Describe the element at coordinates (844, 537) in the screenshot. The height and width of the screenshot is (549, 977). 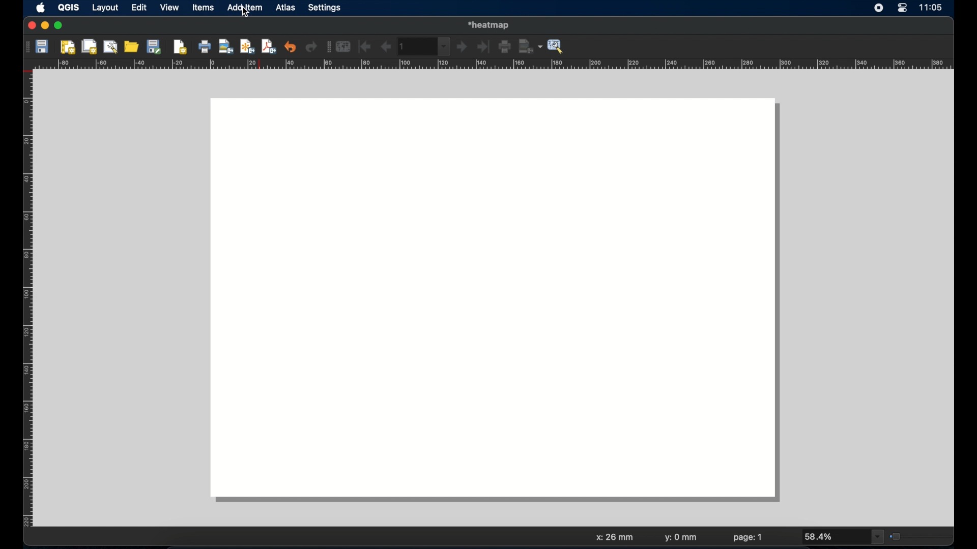
I see `zoom drop down` at that location.